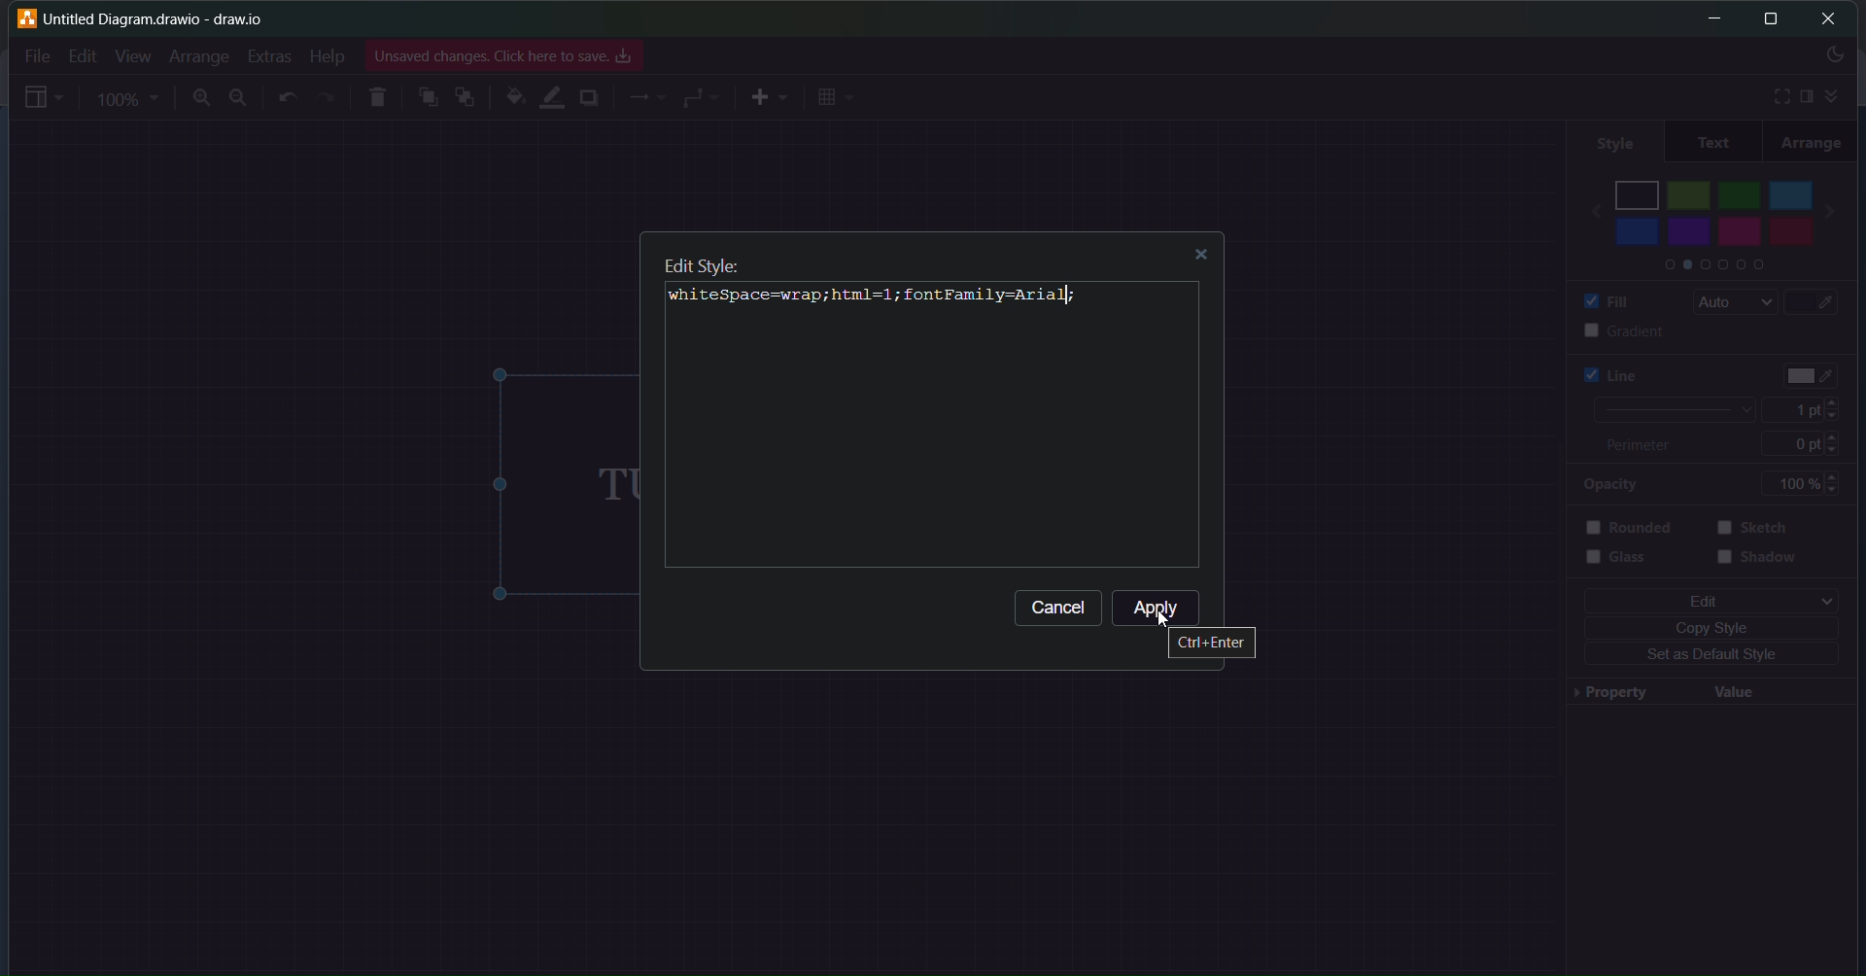 This screenshot has width=1866, height=976. I want to click on fill, so click(1600, 299).